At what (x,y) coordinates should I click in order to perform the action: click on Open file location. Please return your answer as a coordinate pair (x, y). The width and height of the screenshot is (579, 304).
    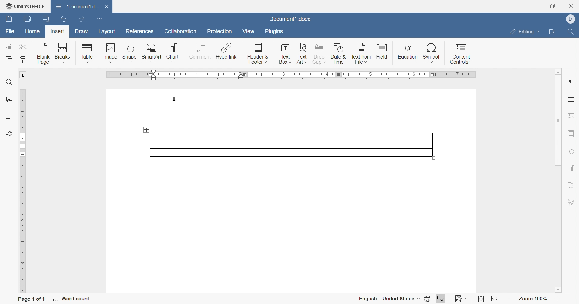
    Looking at the image, I should click on (554, 33).